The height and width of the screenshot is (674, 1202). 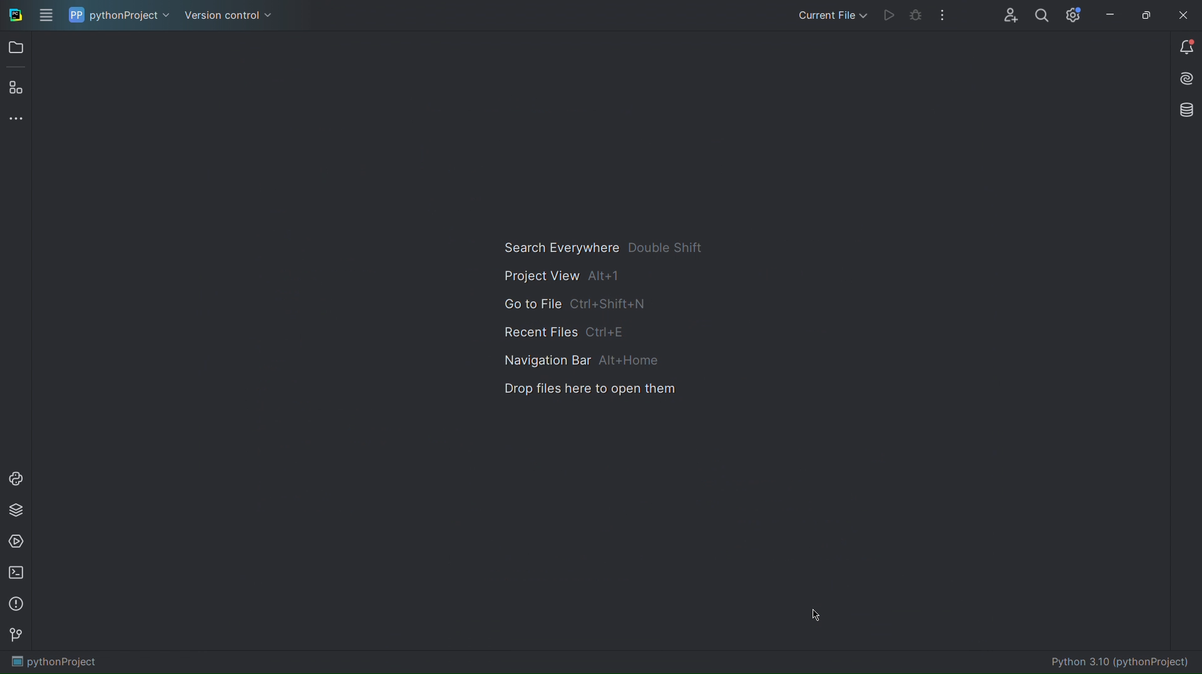 What do you see at coordinates (891, 15) in the screenshot?
I see `Run` at bounding box center [891, 15].